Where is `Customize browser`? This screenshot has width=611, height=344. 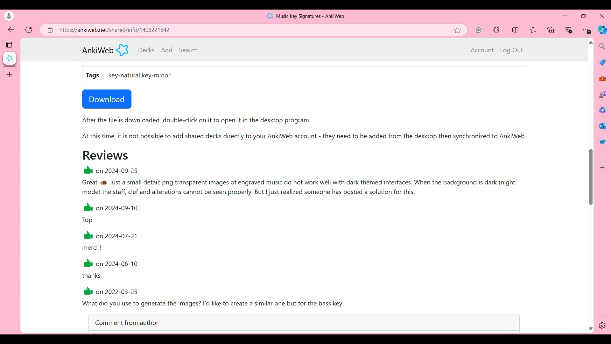 Customize browser is located at coordinates (602, 168).